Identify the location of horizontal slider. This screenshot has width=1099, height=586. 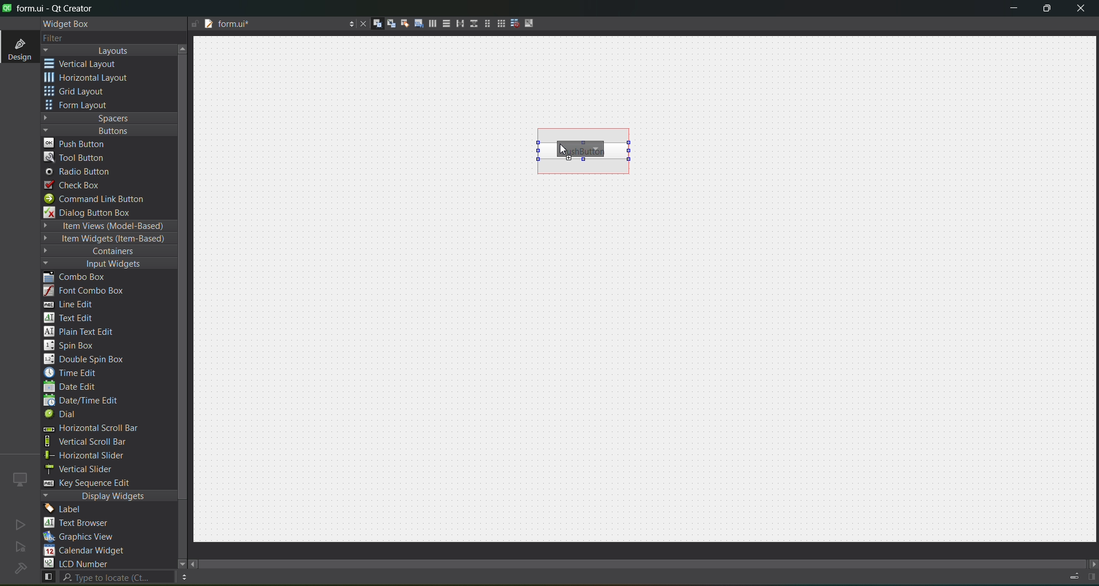
(97, 456).